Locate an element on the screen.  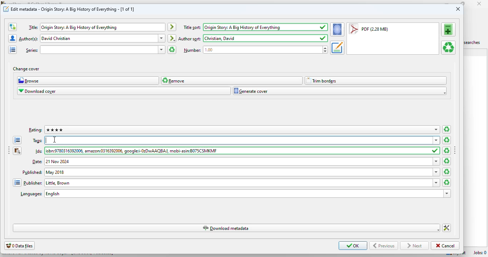
download metadata is located at coordinates (226, 228).